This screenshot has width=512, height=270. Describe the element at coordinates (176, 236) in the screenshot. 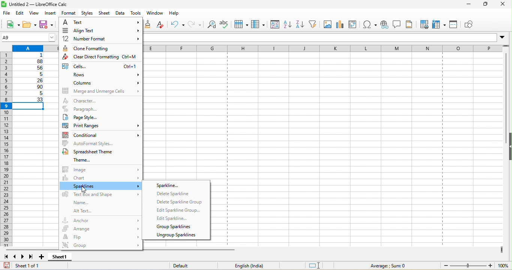

I see `ungroup sparklines` at that location.